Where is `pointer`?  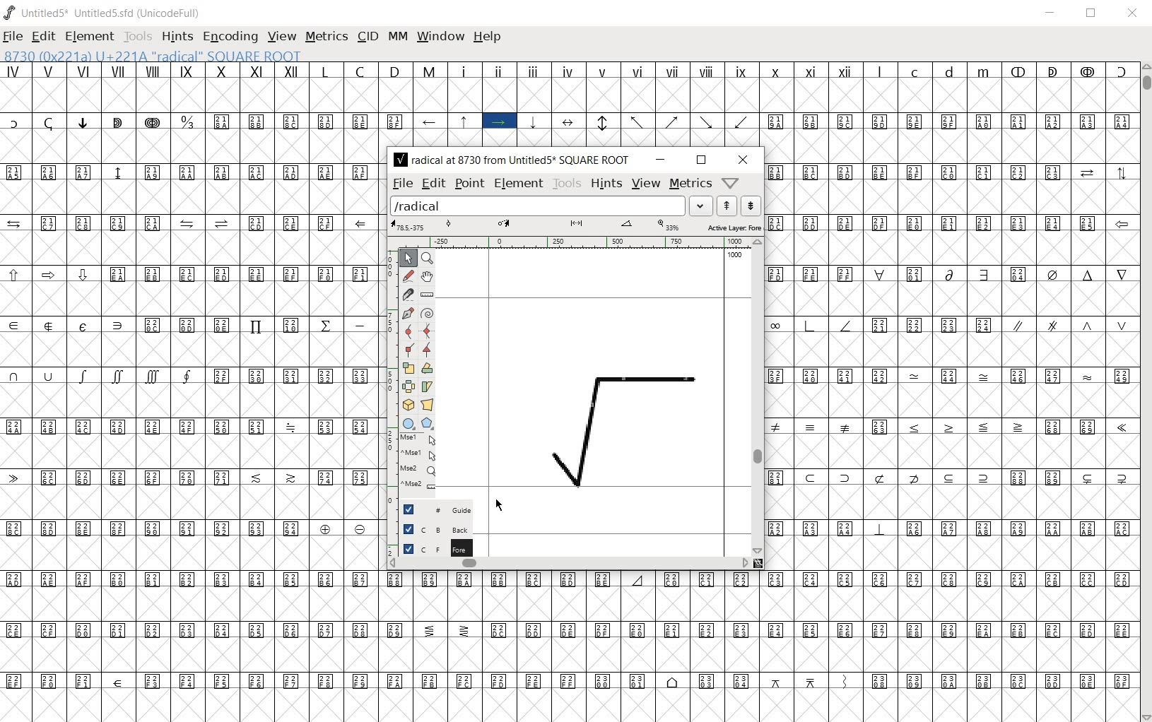
pointer is located at coordinates (409, 256).